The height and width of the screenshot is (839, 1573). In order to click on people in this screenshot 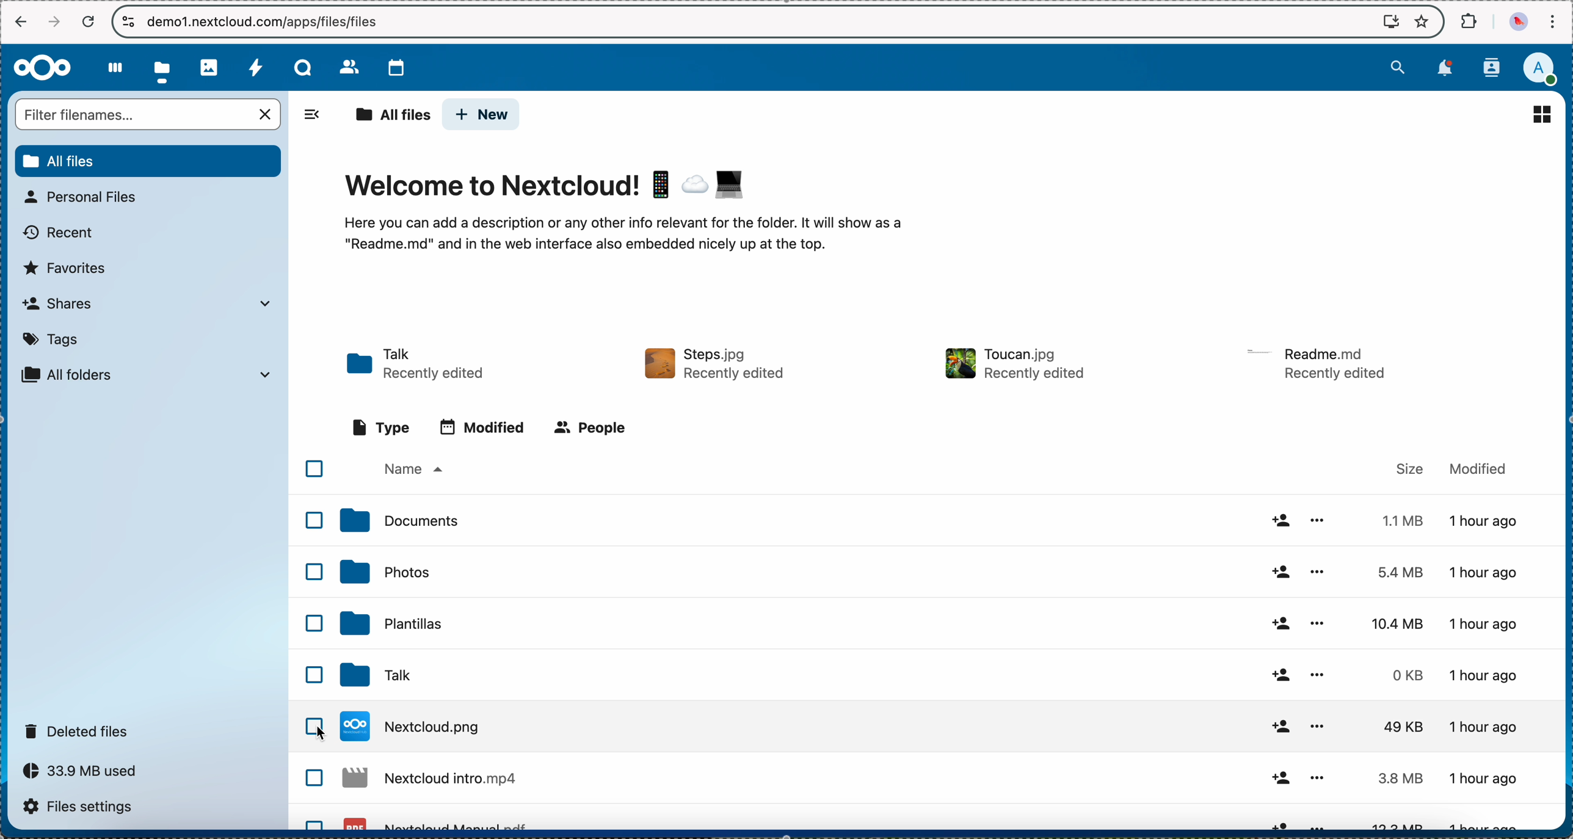, I will do `click(593, 427)`.